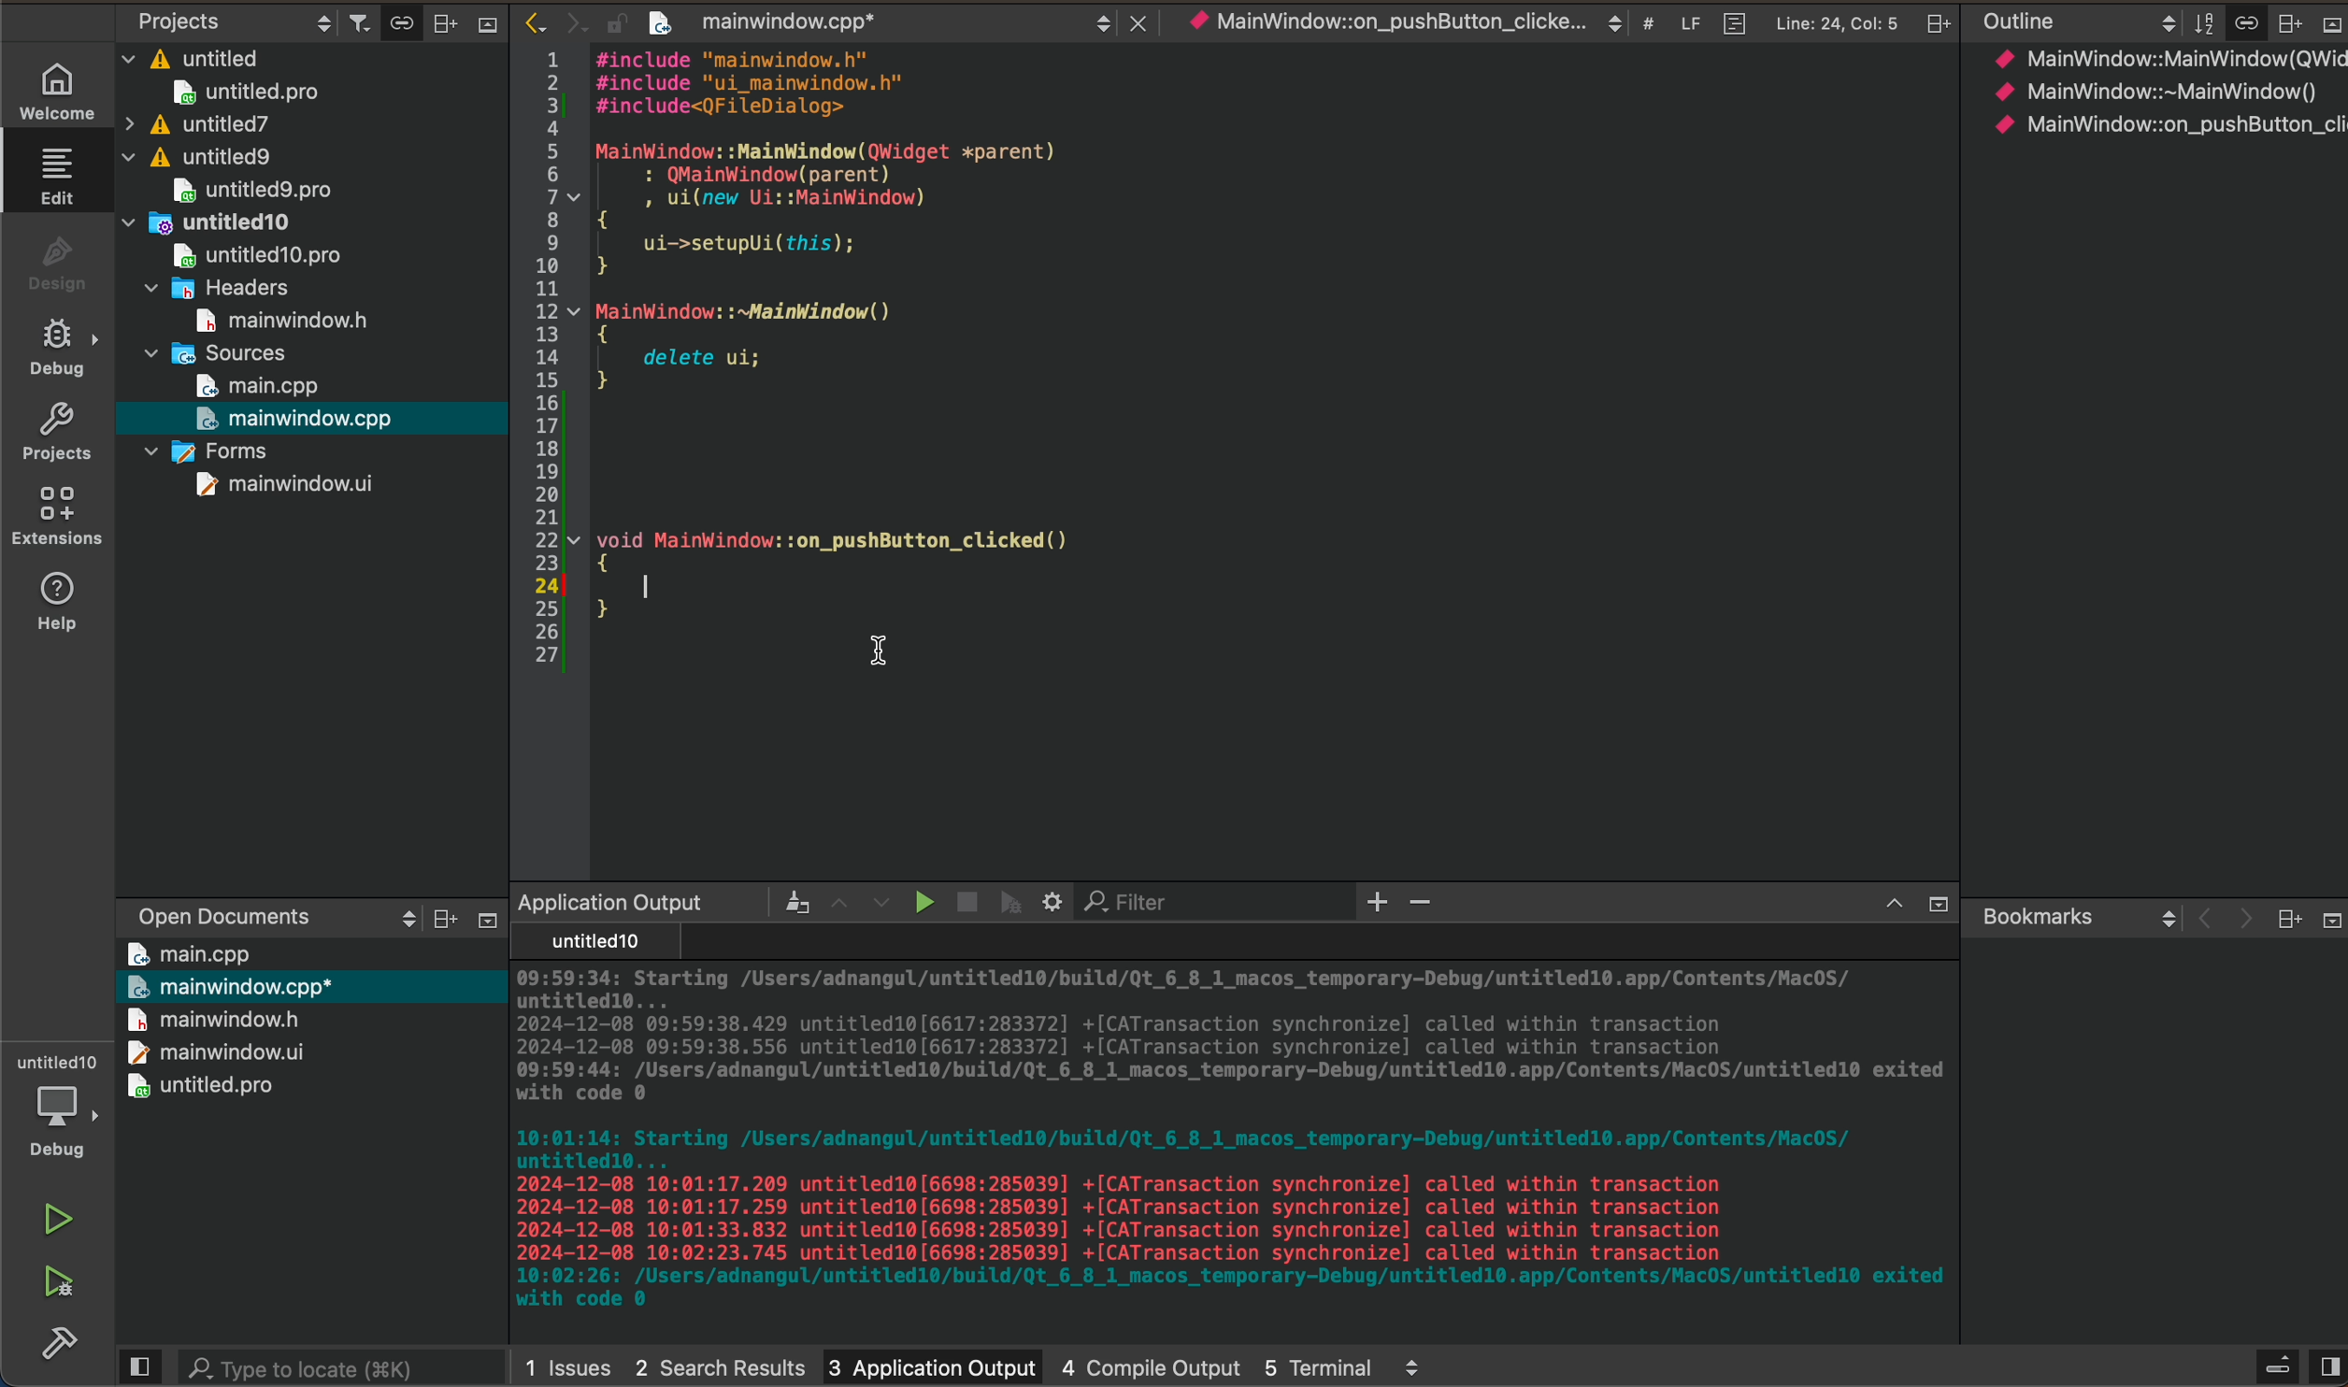  Describe the element at coordinates (1139, 903) in the screenshot. I see `filter` at that location.